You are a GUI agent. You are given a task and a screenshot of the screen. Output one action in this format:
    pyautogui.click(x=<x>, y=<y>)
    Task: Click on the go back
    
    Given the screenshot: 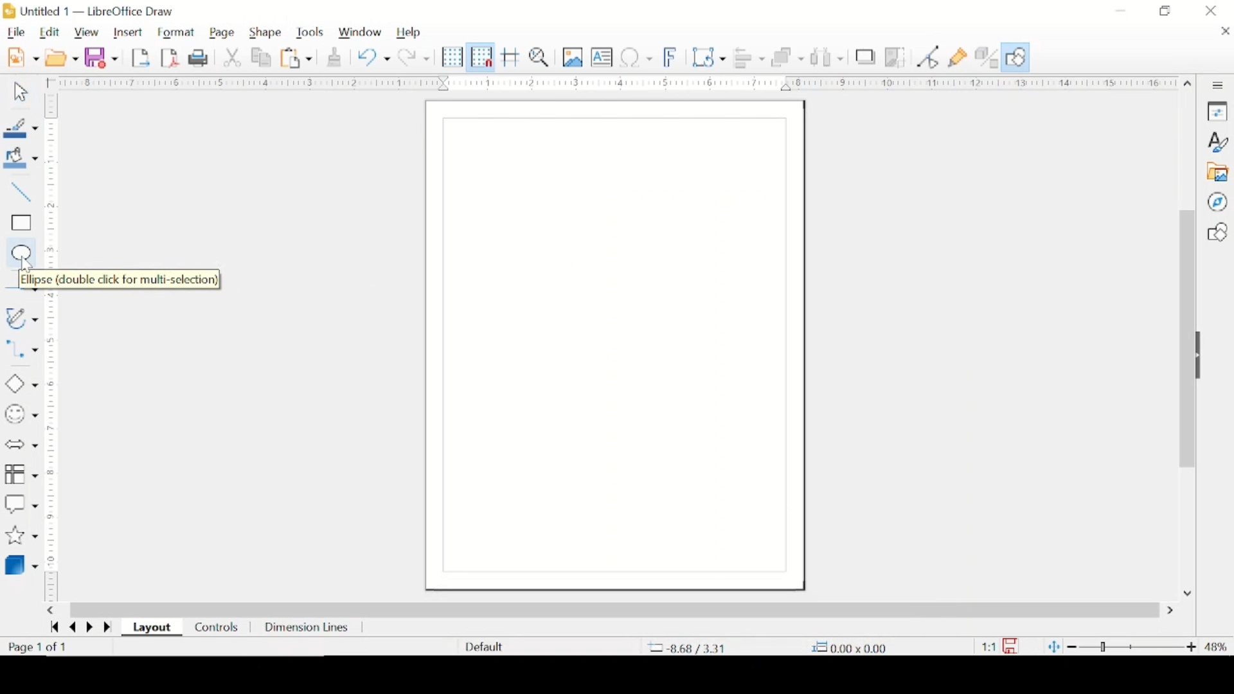 What is the action you would take?
    pyautogui.click(x=69, y=629)
    